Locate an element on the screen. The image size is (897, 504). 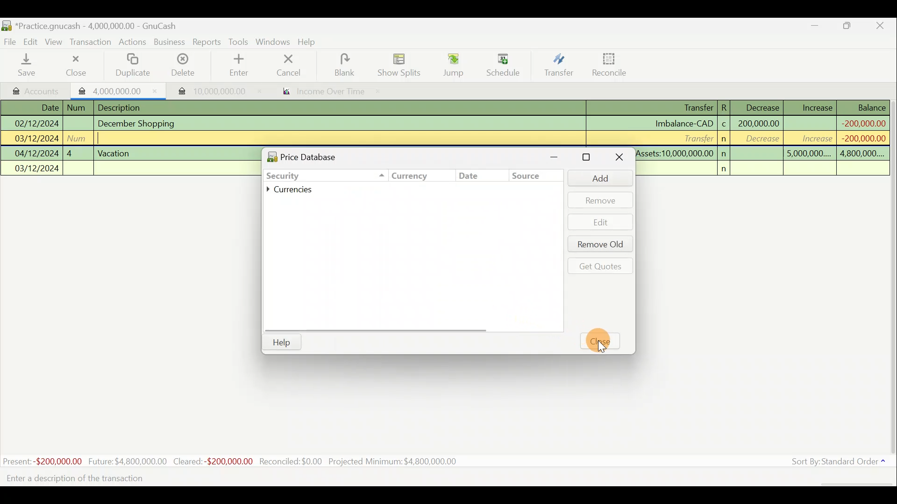
Windows is located at coordinates (273, 42).